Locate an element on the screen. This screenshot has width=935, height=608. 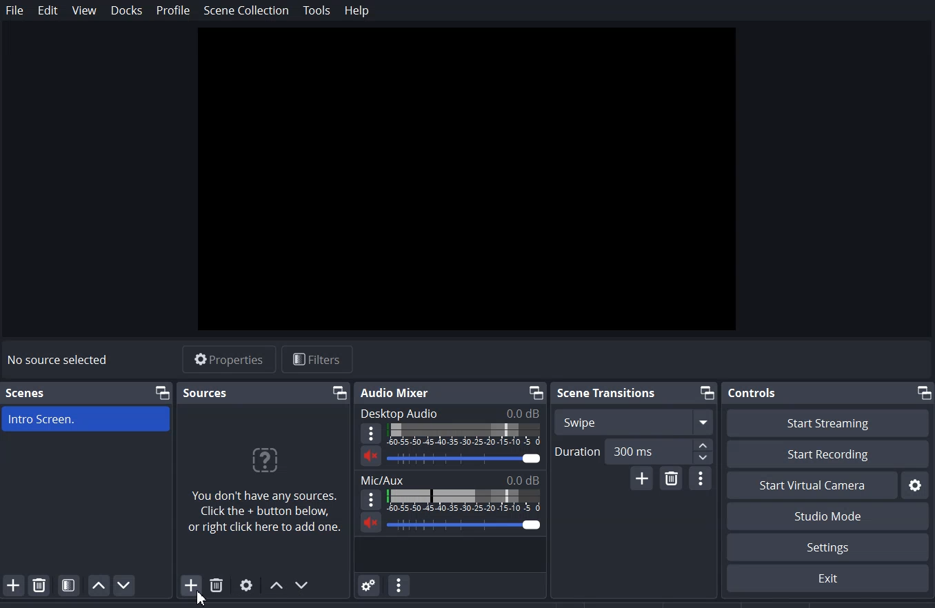
Source is located at coordinates (205, 392).